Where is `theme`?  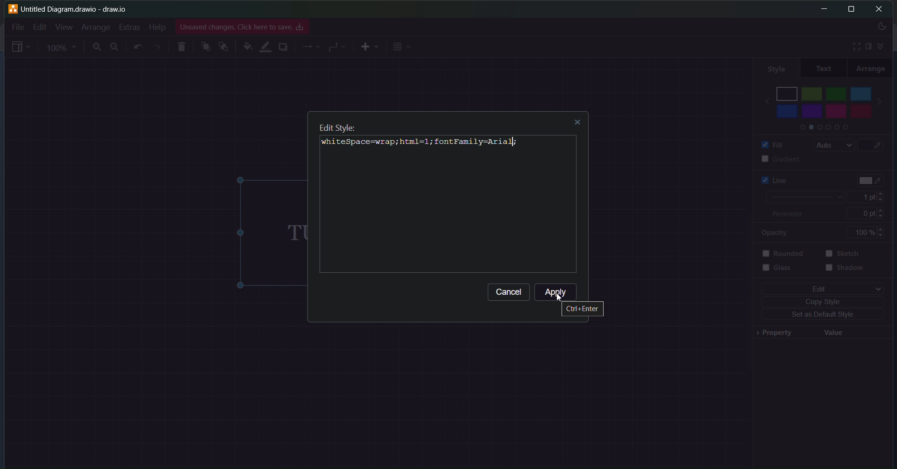 theme is located at coordinates (881, 28).